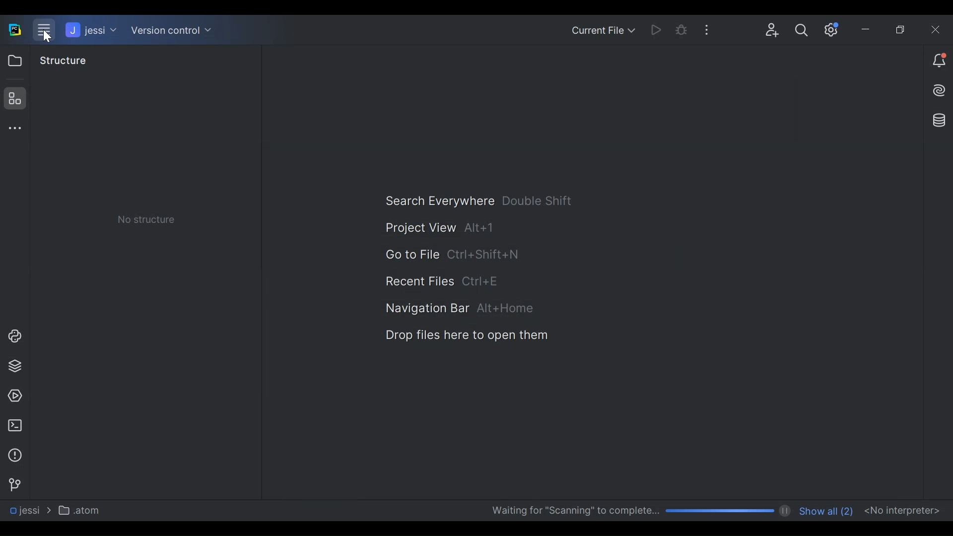 This screenshot has width=953, height=536. I want to click on Go to File, so click(432, 255).